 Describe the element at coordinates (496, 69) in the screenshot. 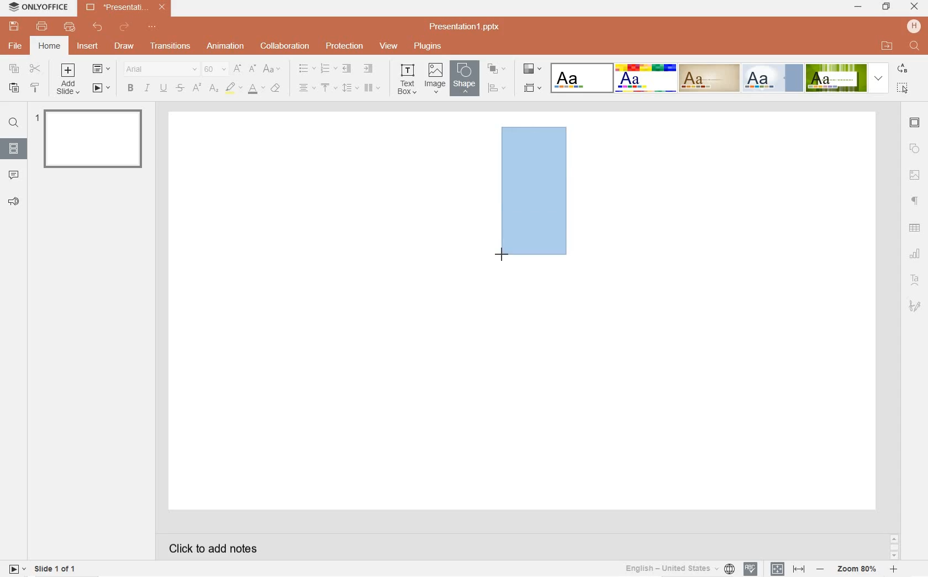

I see `arrange shape` at that location.